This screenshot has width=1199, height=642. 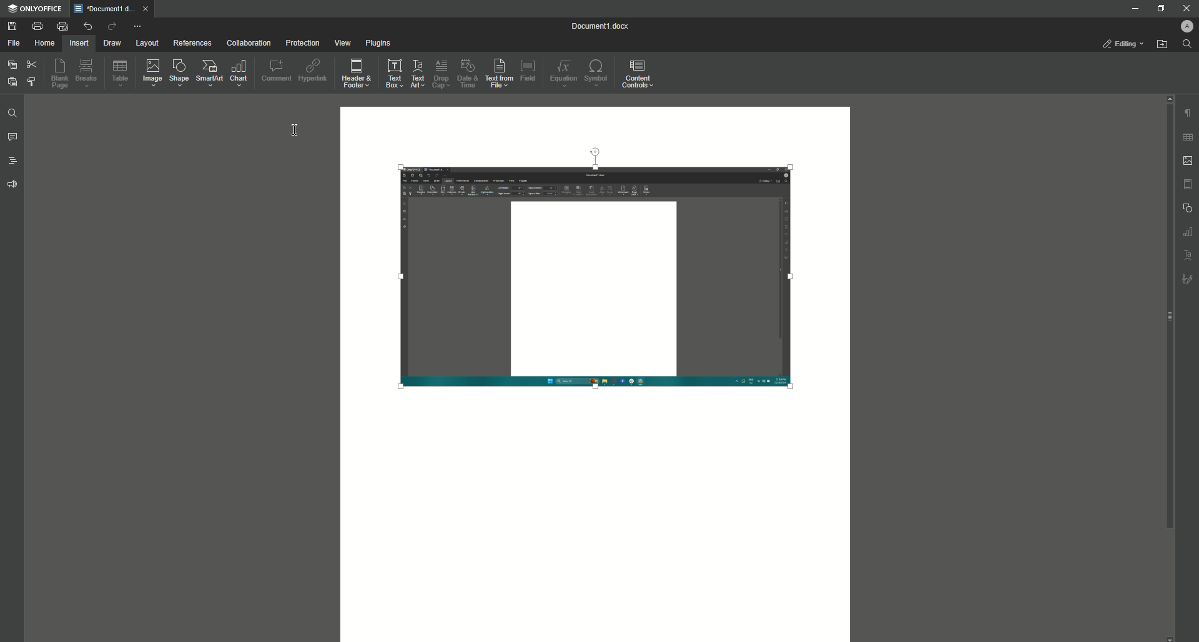 What do you see at coordinates (179, 72) in the screenshot?
I see `Shape` at bounding box center [179, 72].